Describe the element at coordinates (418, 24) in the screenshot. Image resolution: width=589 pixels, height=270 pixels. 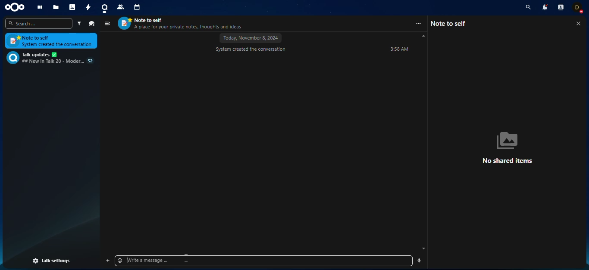
I see `more` at that location.